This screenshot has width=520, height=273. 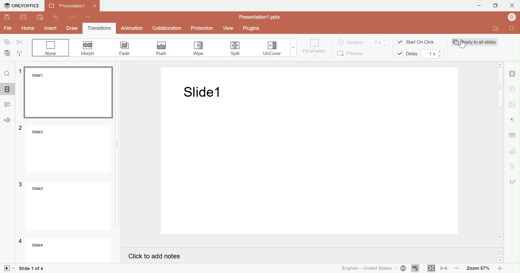 I want to click on Fade, so click(x=125, y=48).